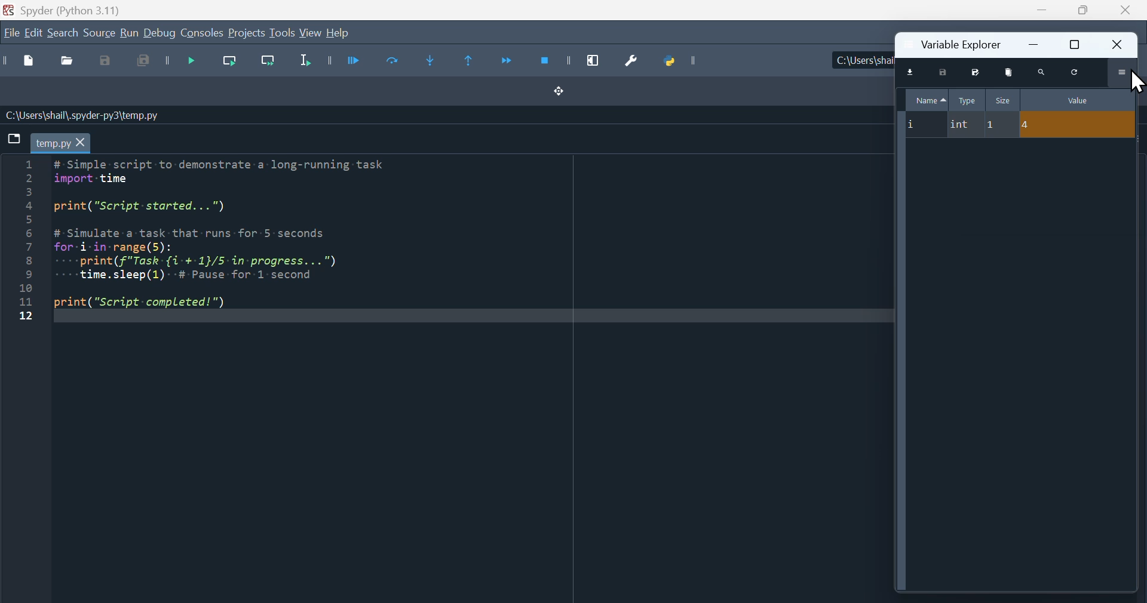 This screenshot has height=603, width=1147. What do you see at coordinates (1011, 72) in the screenshot?
I see `remove all variables` at bounding box center [1011, 72].